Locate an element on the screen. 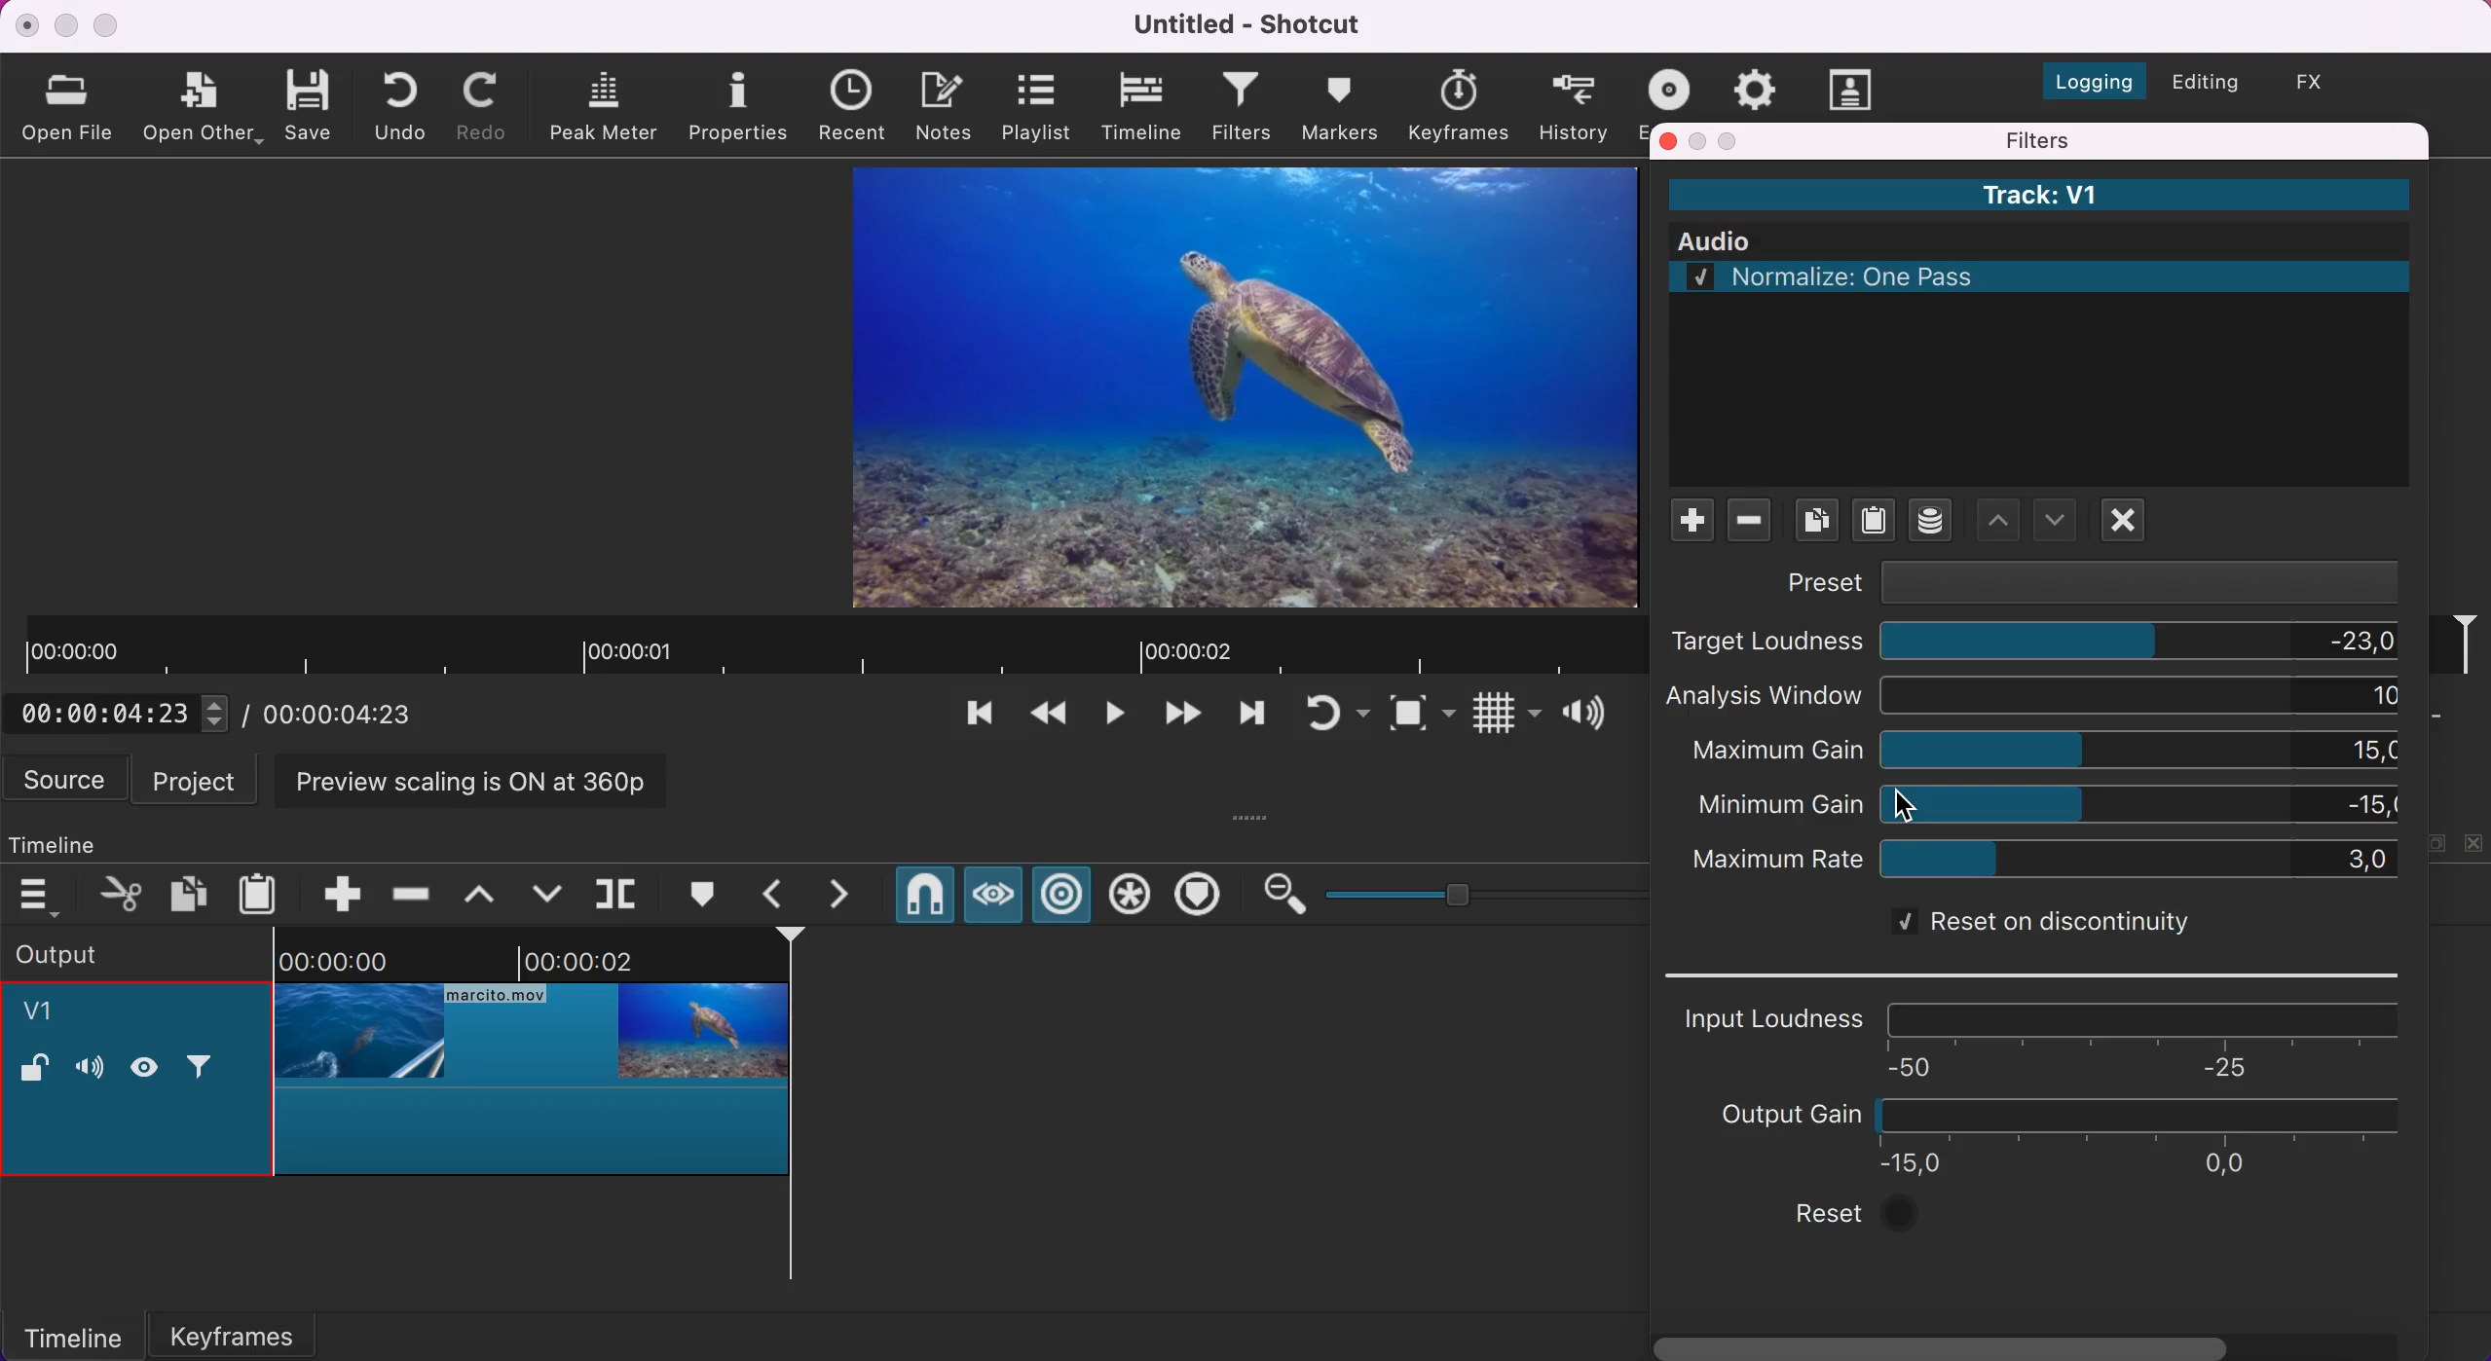 This screenshot has width=2491, height=1361. zoom out is located at coordinates (1283, 895).